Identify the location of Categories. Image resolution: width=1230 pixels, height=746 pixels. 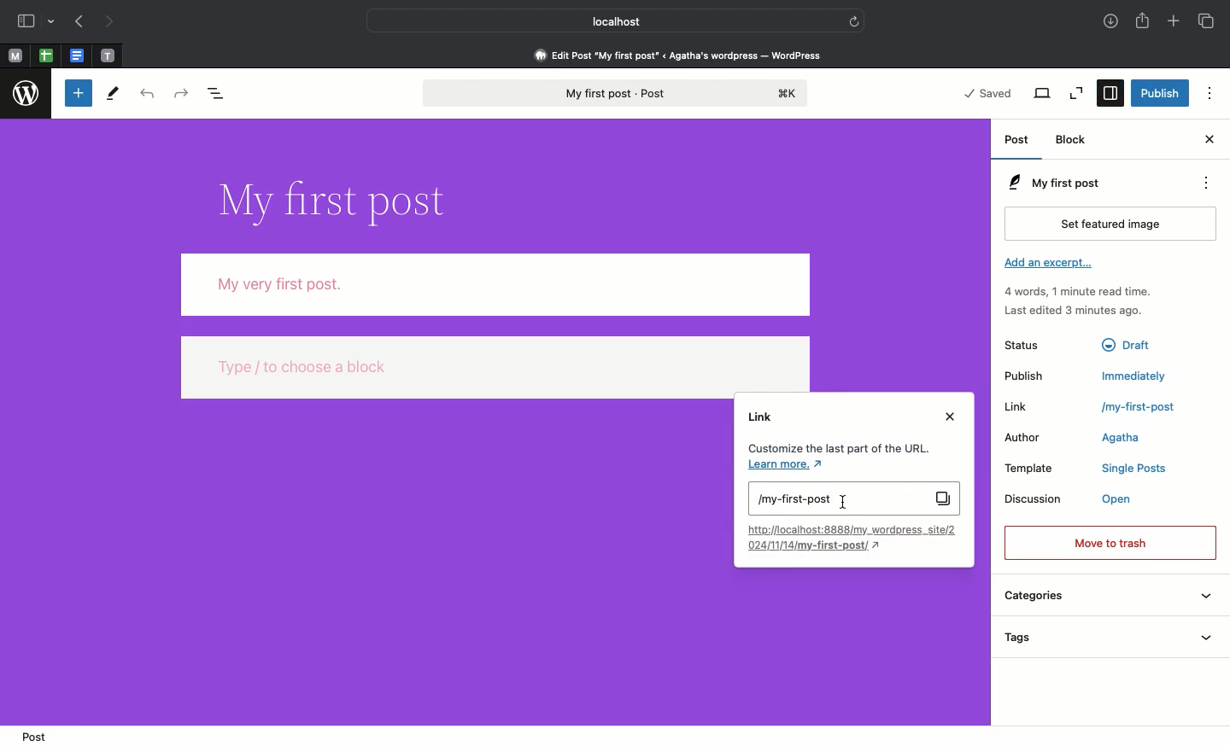
(1108, 597).